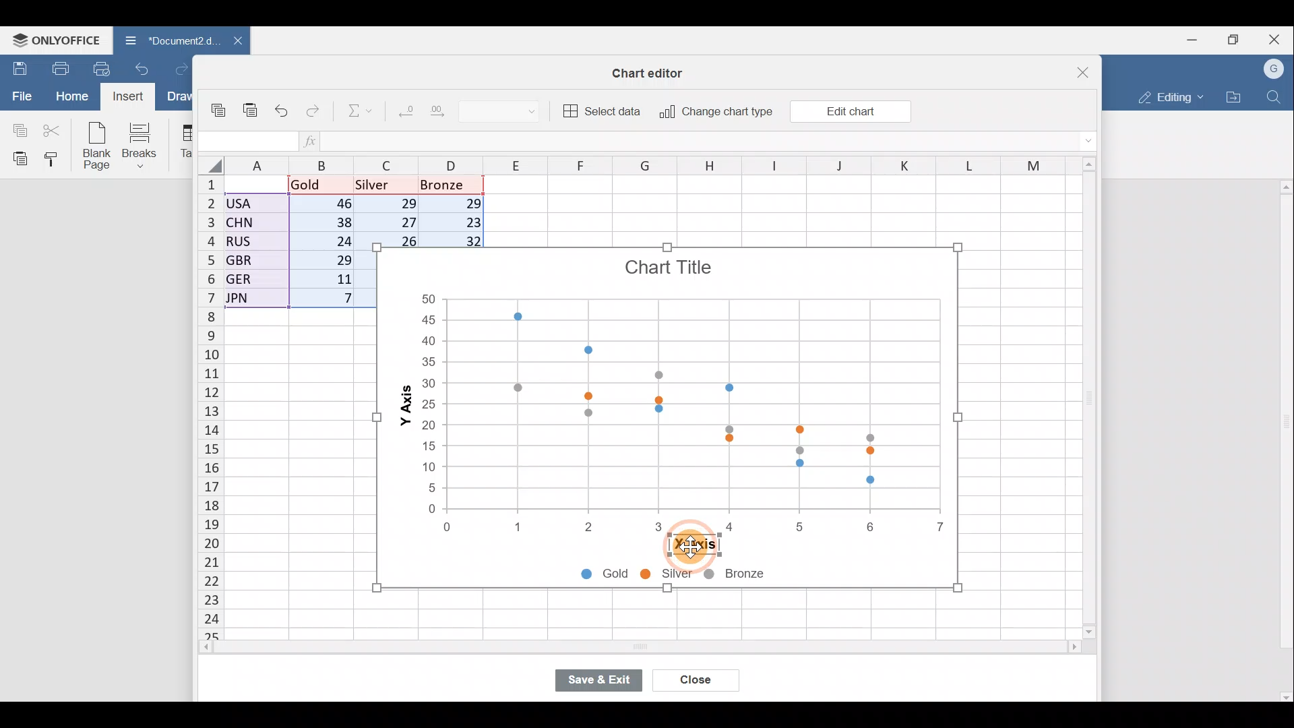 The image size is (1294, 728). What do you see at coordinates (403, 114) in the screenshot?
I see `Decrease decimal` at bounding box center [403, 114].